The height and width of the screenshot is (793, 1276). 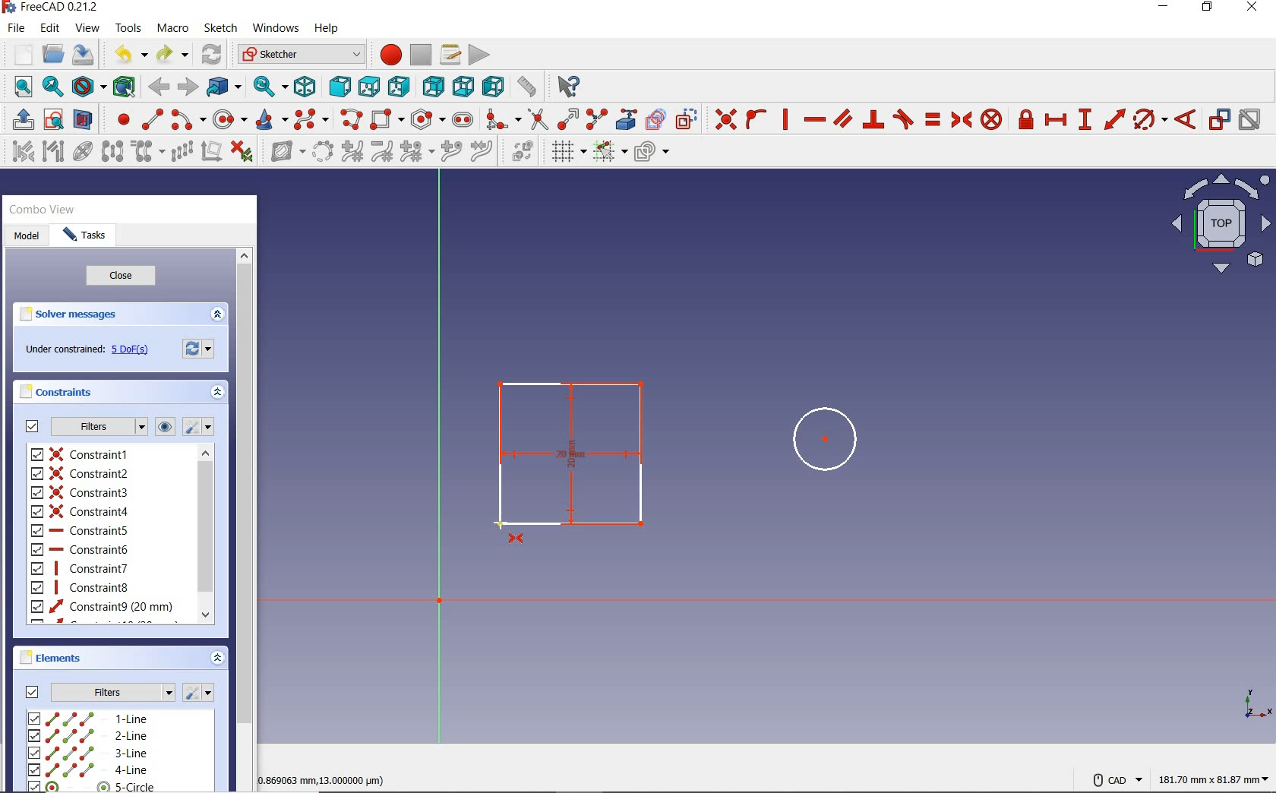 What do you see at coordinates (611, 151) in the screenshot?
I see `toggle snap` at bounding box center [611, 151].